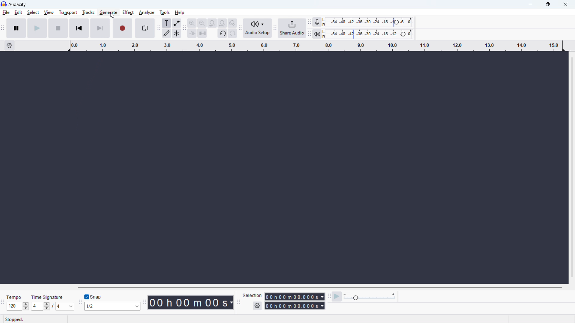 The image size is (575, 323). I want to click on file, so click(6, 12).